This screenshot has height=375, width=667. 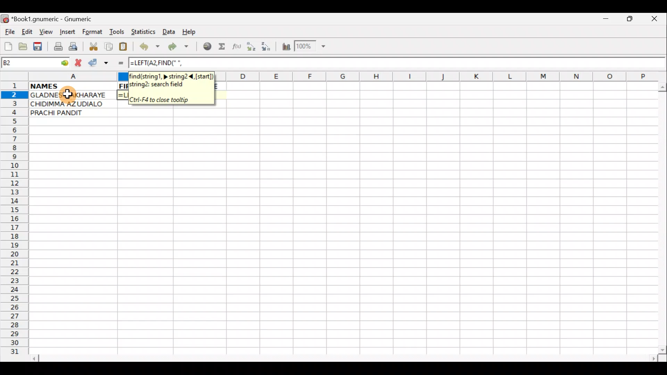 I want to click on Accept change, so click(x=98, y=63).